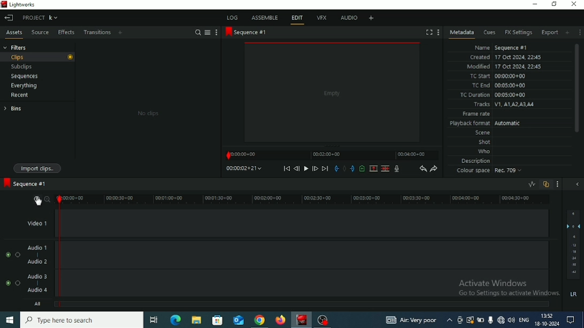 Image resolution: width=584 pixels, height=328 pixels. Describe the element at coordinates (461, 34) in the screenshot. I see `Metadata` at that location.